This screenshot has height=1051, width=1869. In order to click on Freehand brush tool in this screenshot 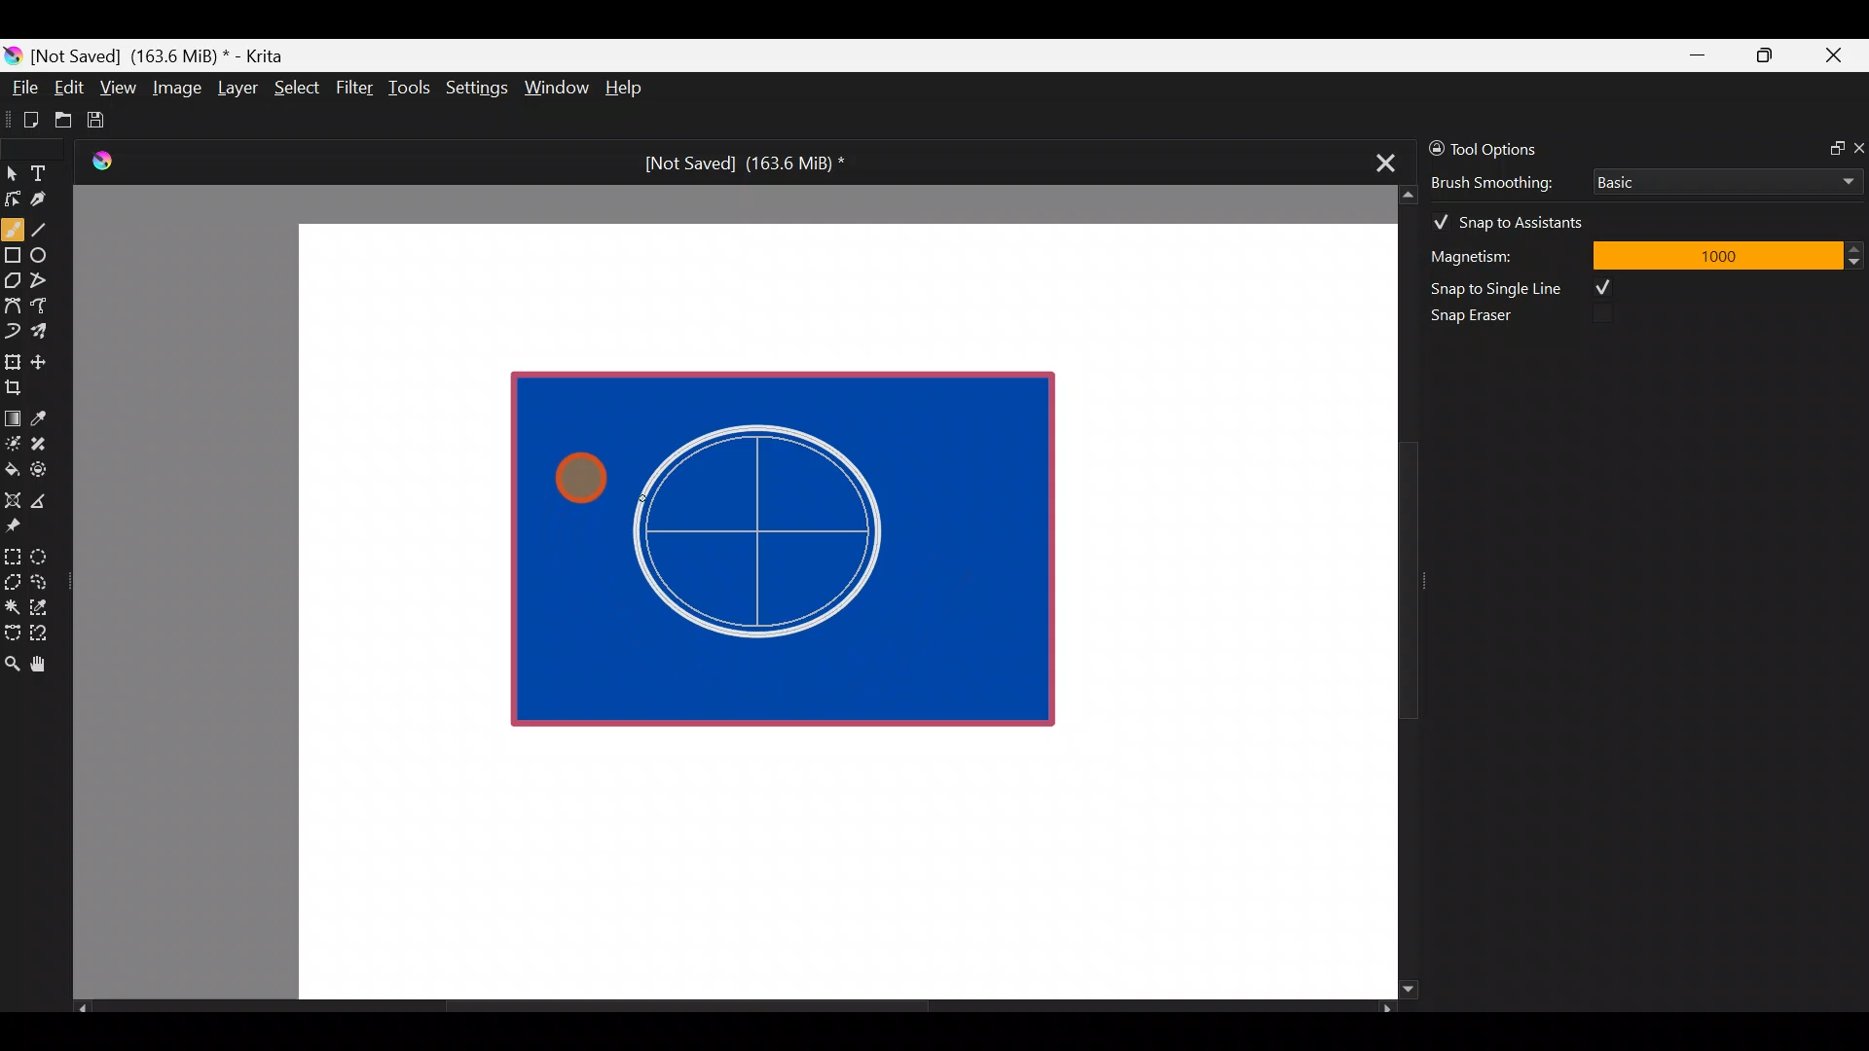, I will do `click(13, 222)`.